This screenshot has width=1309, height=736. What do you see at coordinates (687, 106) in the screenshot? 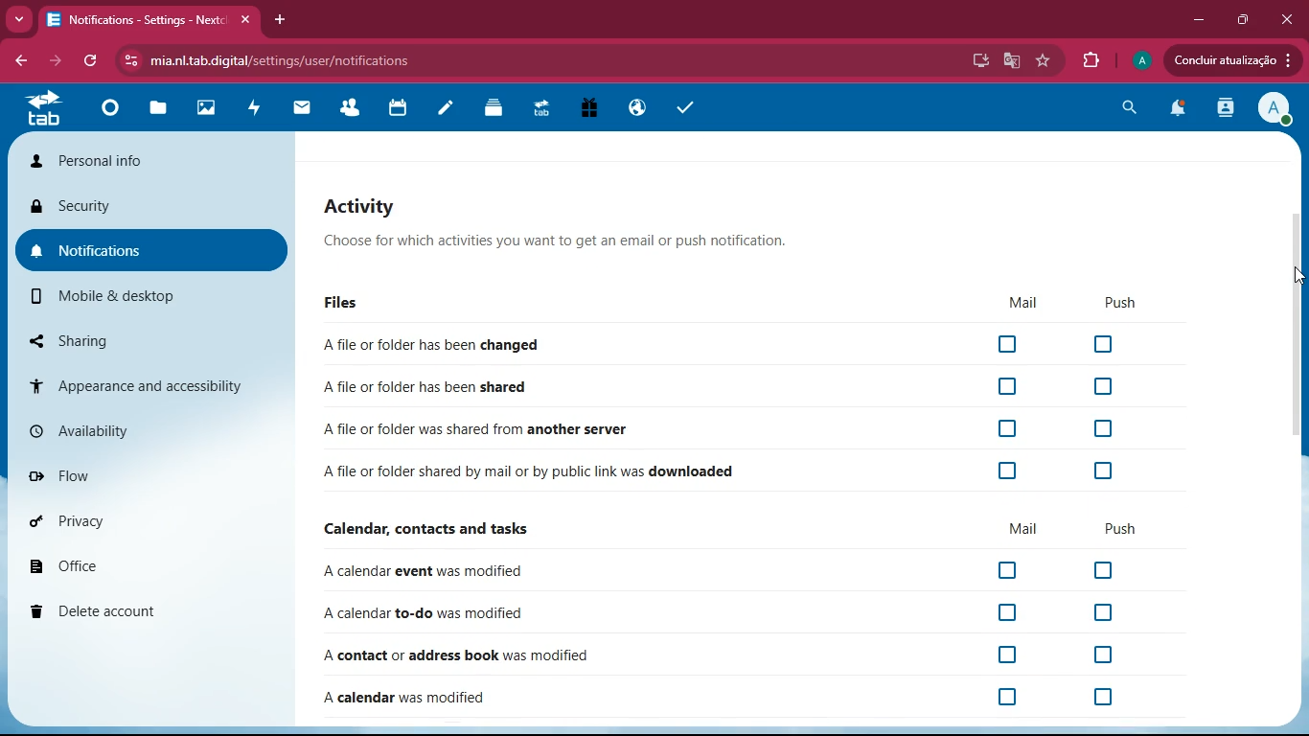
I see `tasks` at bounding box center [687, 106].